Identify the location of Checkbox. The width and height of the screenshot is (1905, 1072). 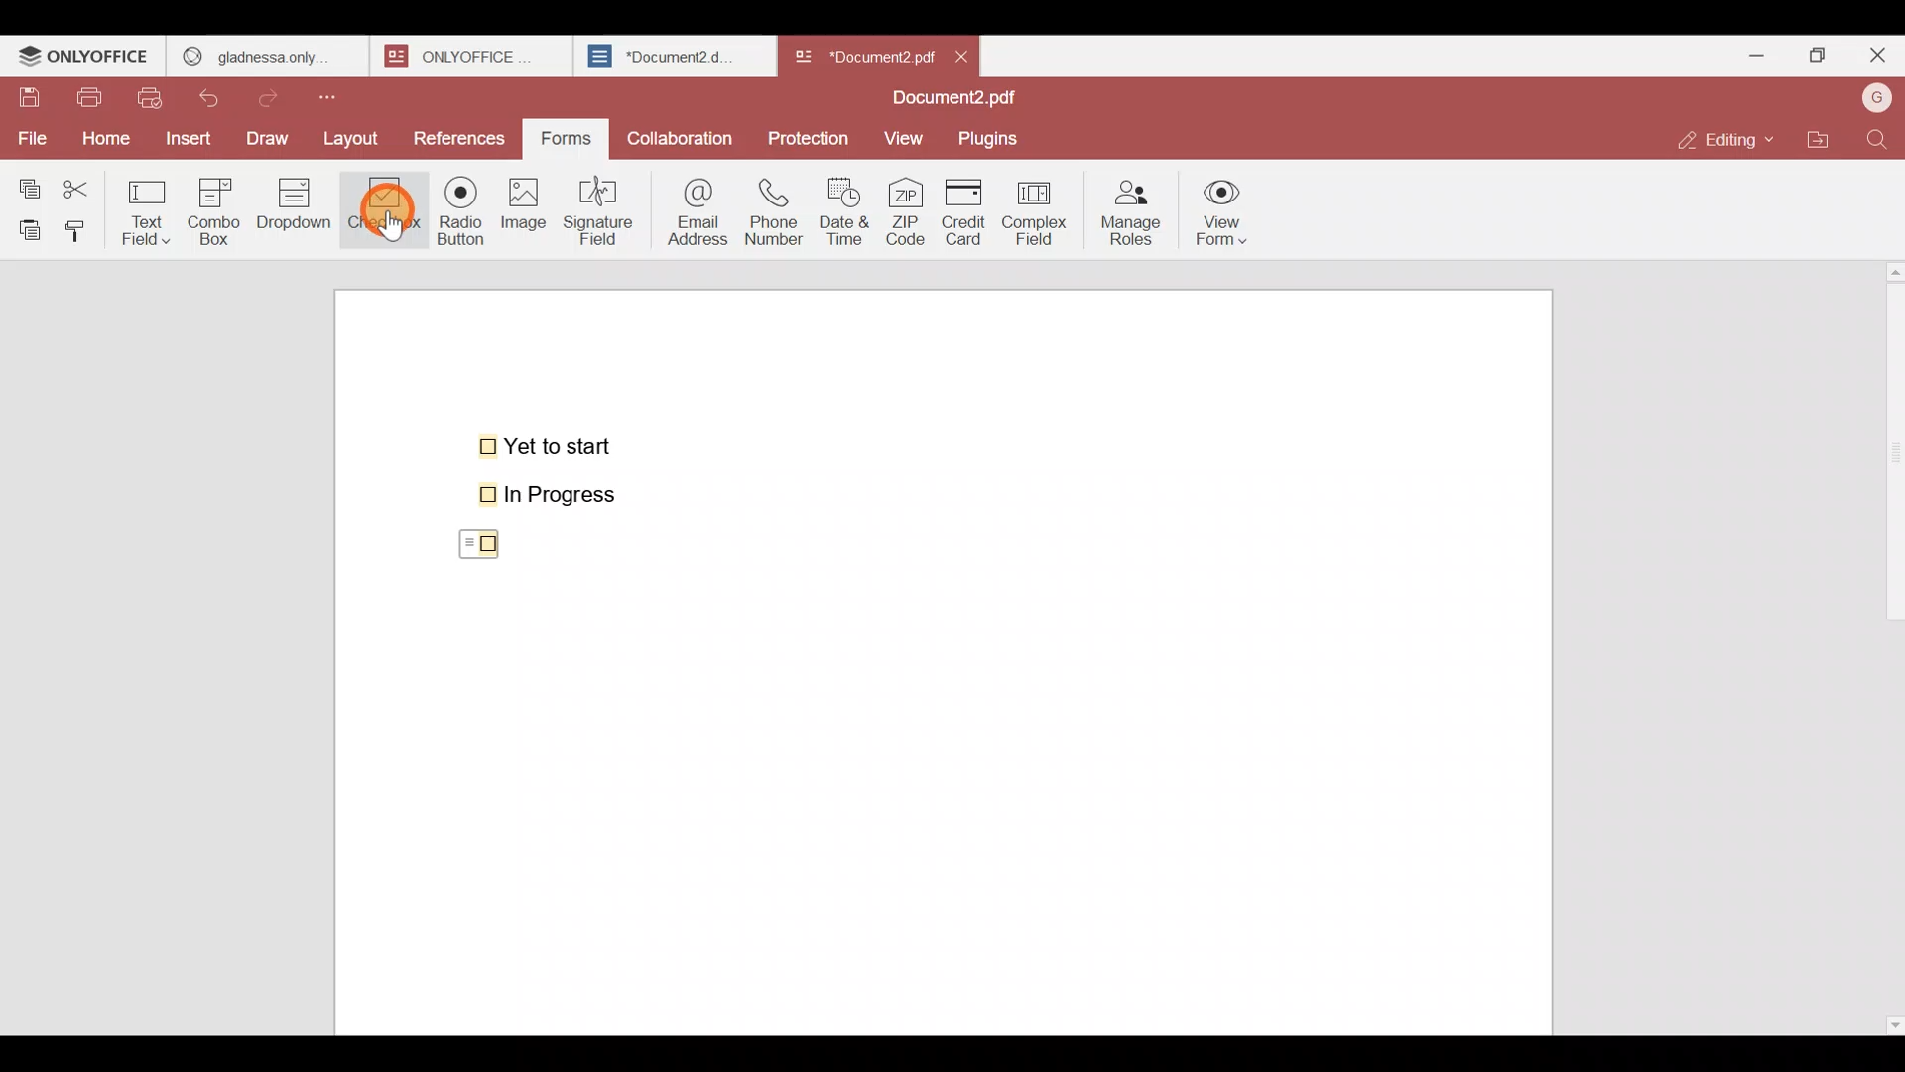
(471, 547).